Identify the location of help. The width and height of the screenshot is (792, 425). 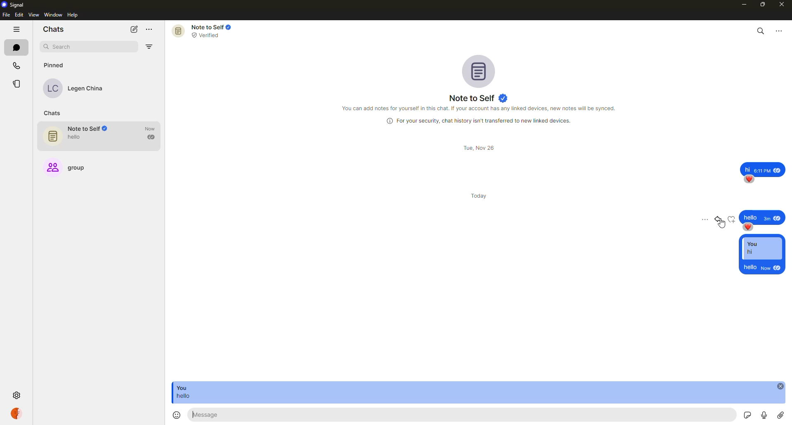
(72, 15).